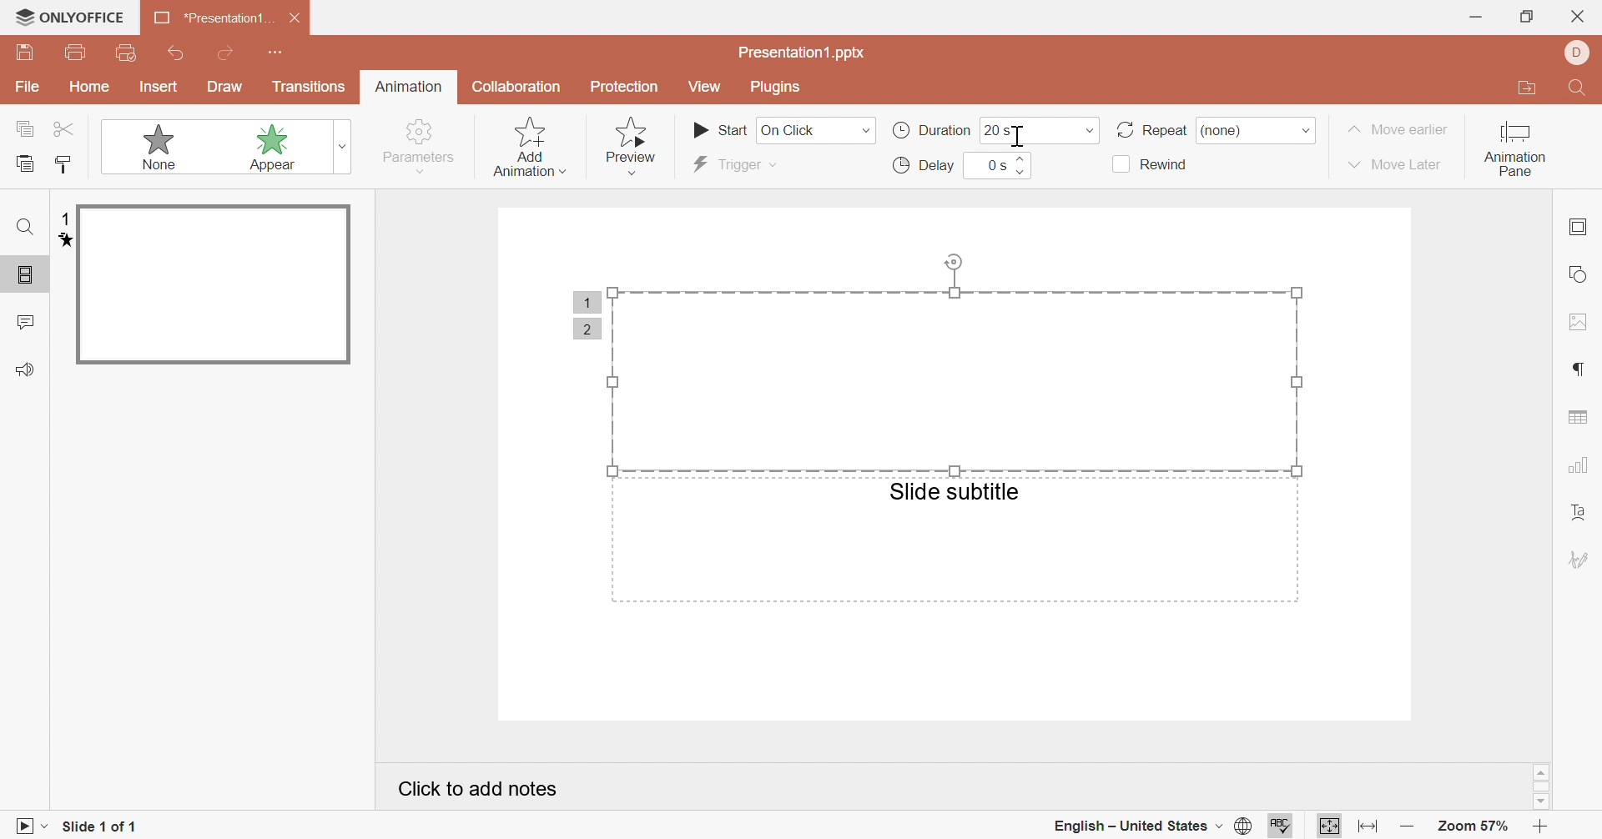 Image resolution: width=1602 pixels, height=839 pixels. What do you see at coordinates (91, 86) in the screenshot?
I see `home` at bounding box center [91, 86].